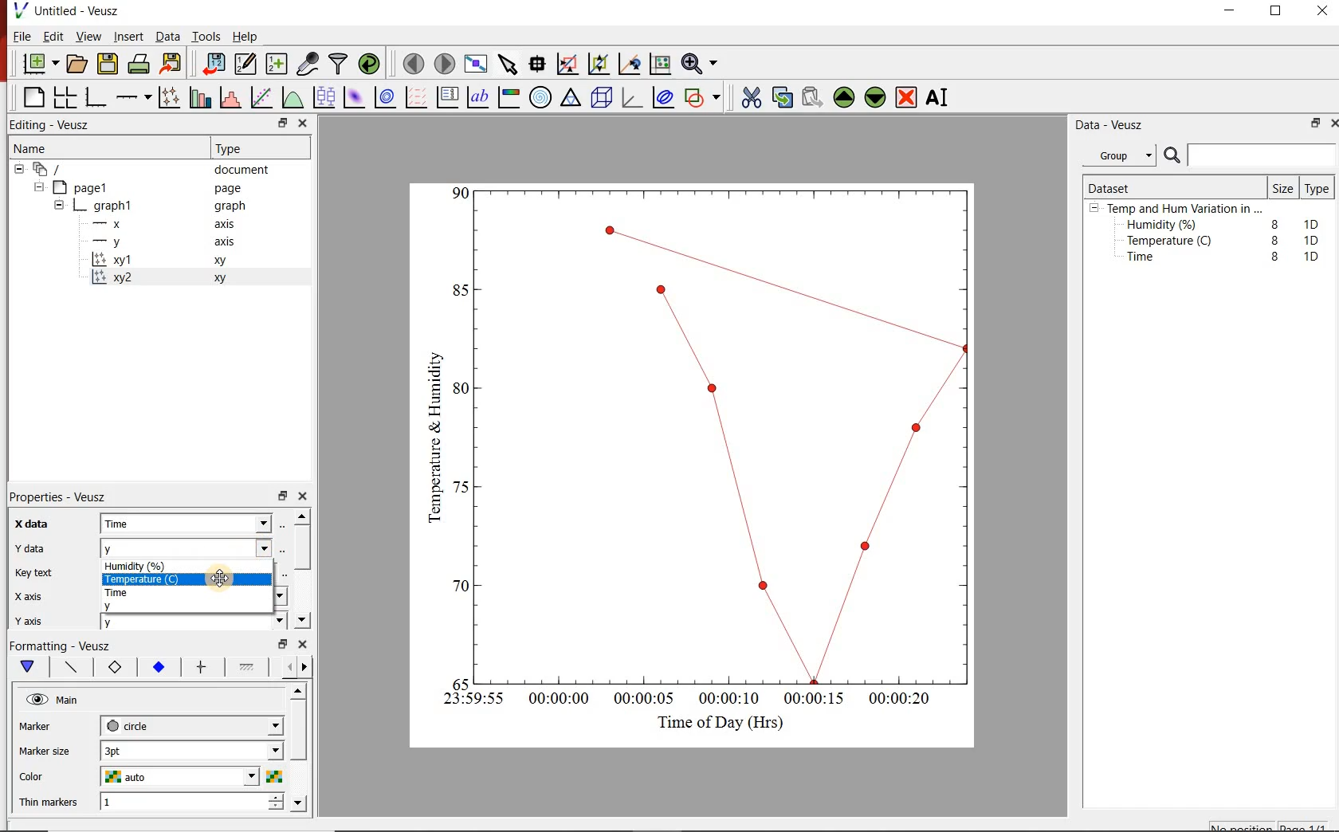 The image size is (1339, 832). Describe the element at coordinates (940, 97) in the screenshot. I see `Rename the selected widget` at that location.